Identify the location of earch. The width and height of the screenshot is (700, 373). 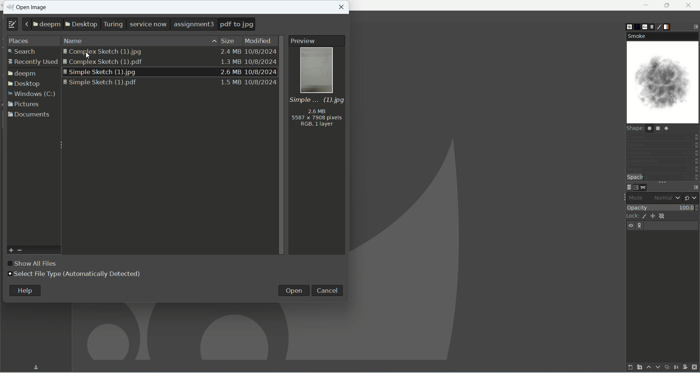
(29, 52).